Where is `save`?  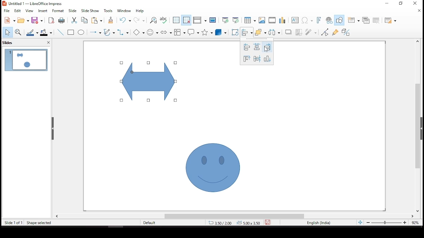 save is located at coordinates (268, 222).